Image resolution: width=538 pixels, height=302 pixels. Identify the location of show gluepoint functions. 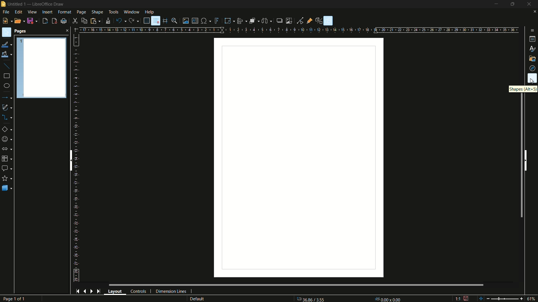
(310, 20).